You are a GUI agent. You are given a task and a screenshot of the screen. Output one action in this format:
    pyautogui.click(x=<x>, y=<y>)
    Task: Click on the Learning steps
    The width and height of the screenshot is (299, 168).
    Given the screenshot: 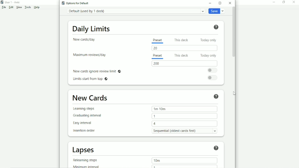 What is the action you would take?
    pyautogui.click(x=91, y=109)
    